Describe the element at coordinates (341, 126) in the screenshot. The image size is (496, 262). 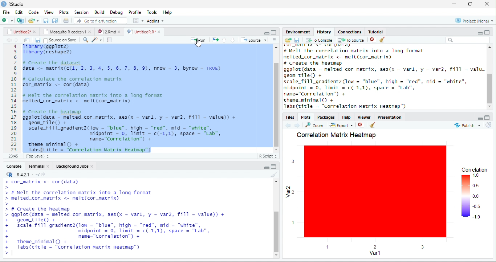
I see `export` at that location.